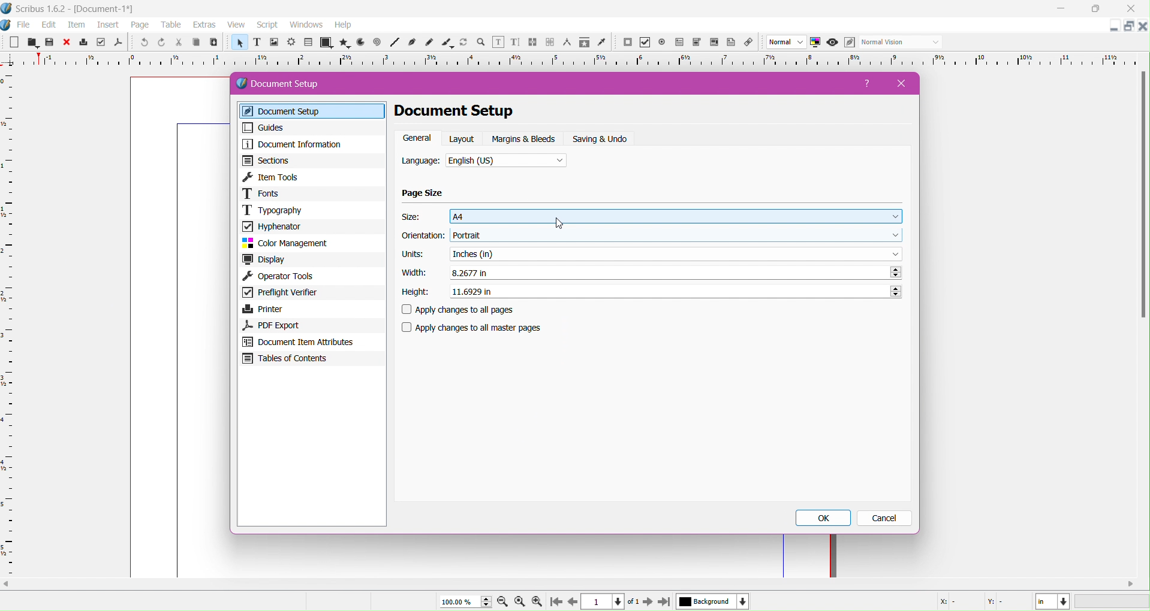 This screenshot has width=1150, height=611. I want to click on 100.00%, so click(460, 601).